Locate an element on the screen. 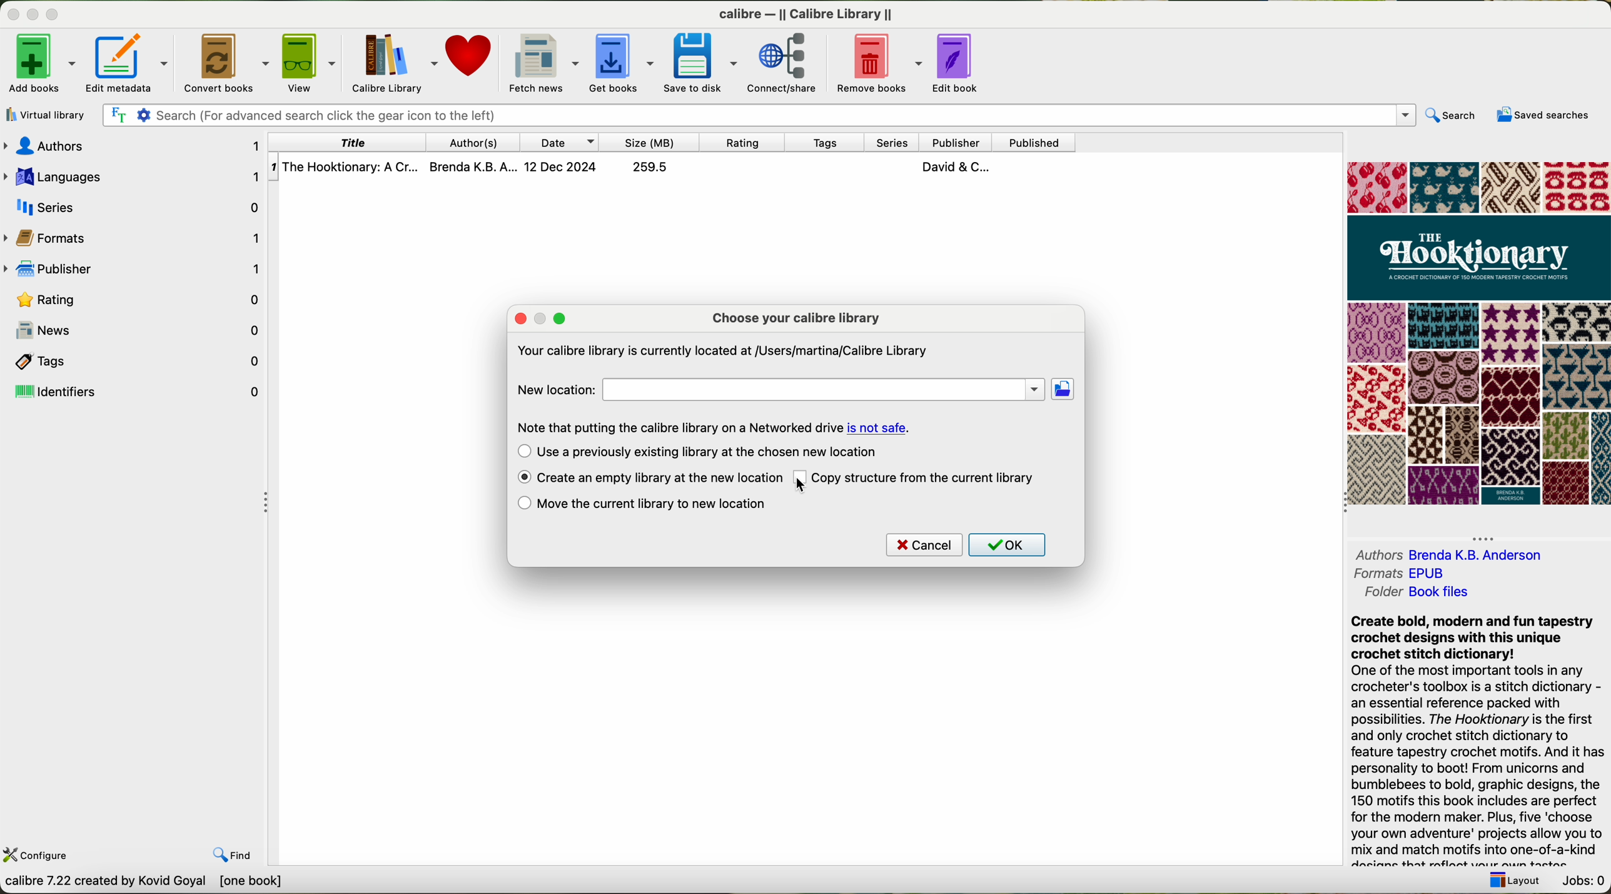 This screenshot has width=1611, height=894. folder Book files is located at coordinates (1420, 595).